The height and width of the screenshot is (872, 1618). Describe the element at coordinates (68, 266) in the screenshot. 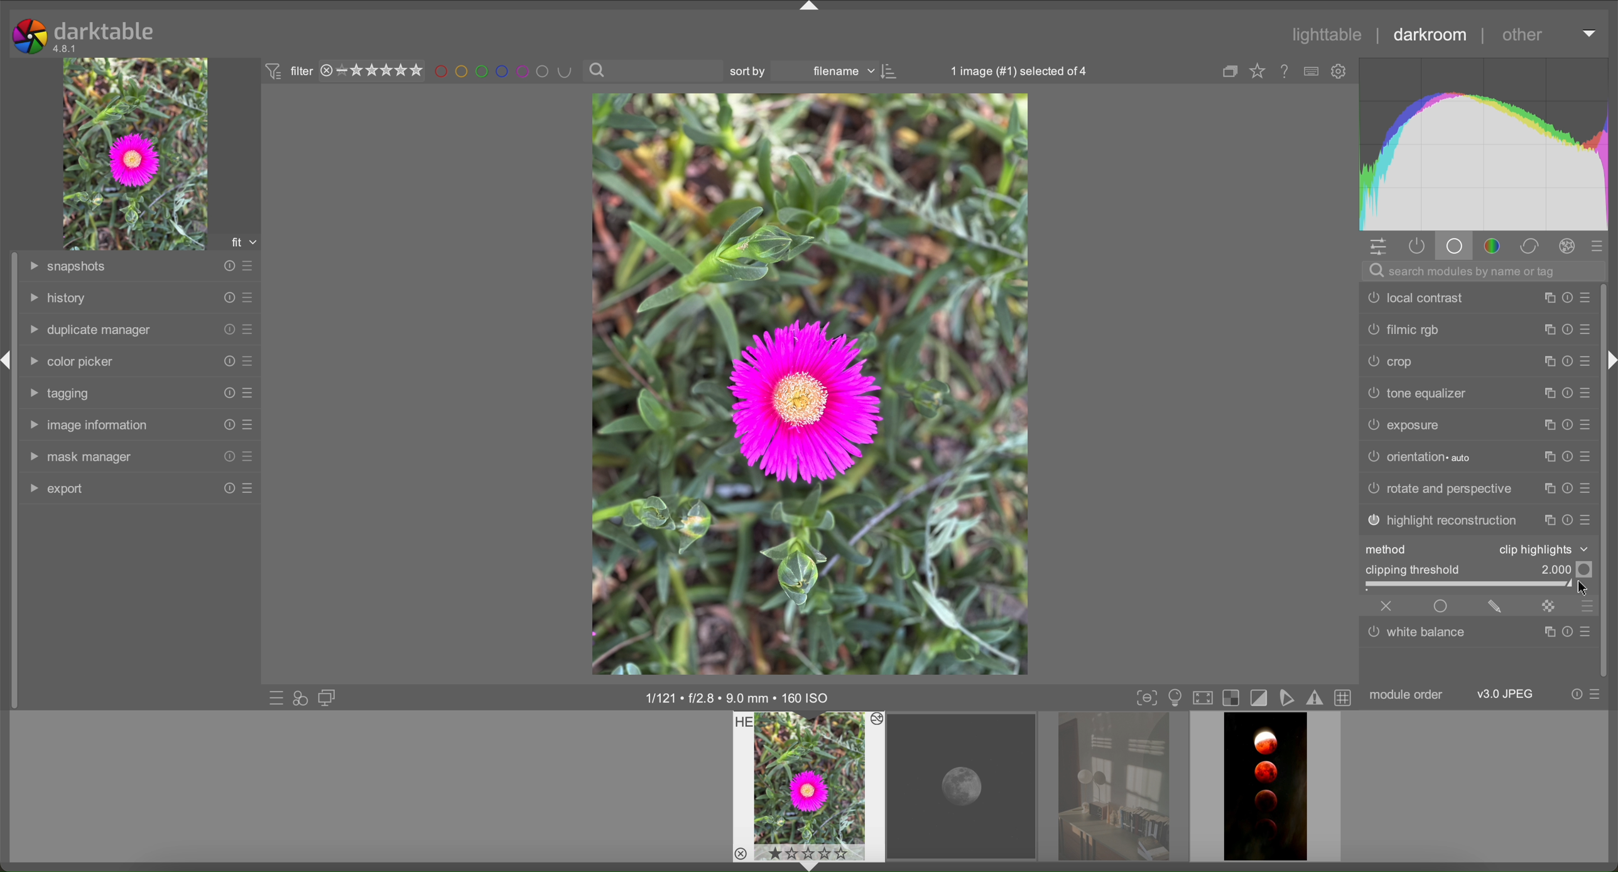

I see `snapshots tab` at that location.